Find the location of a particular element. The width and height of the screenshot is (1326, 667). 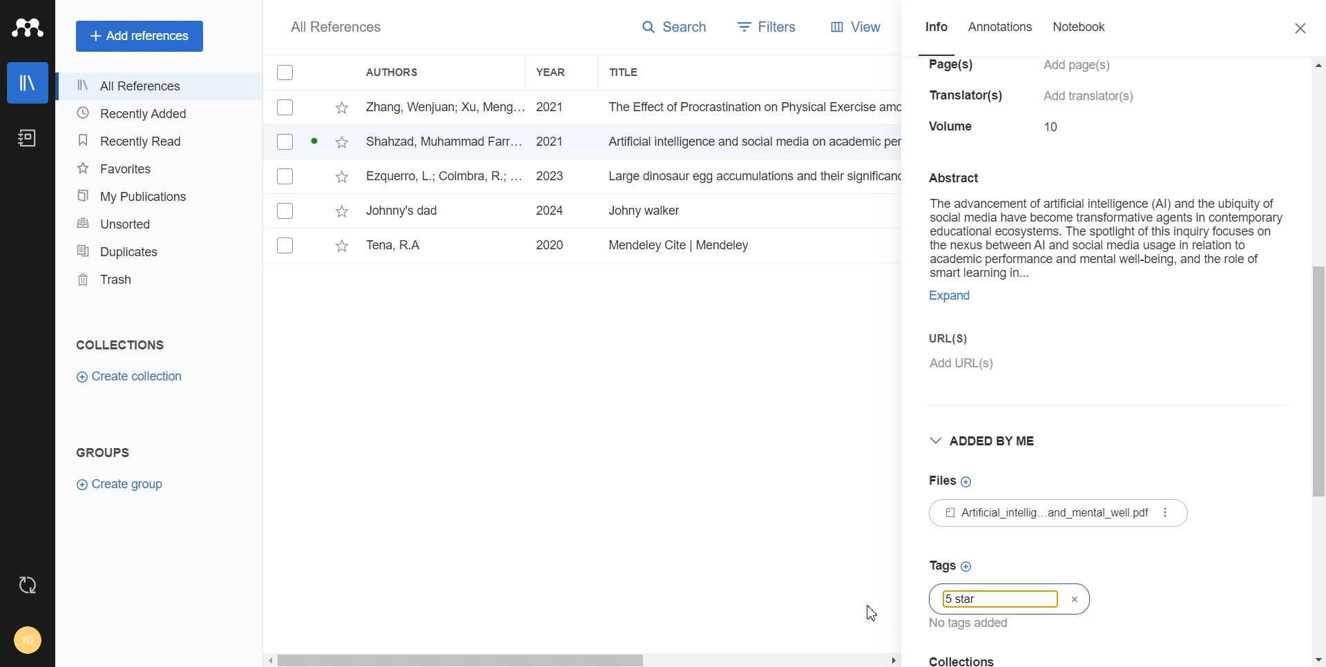

Add references is located at coordinates (140, 35).